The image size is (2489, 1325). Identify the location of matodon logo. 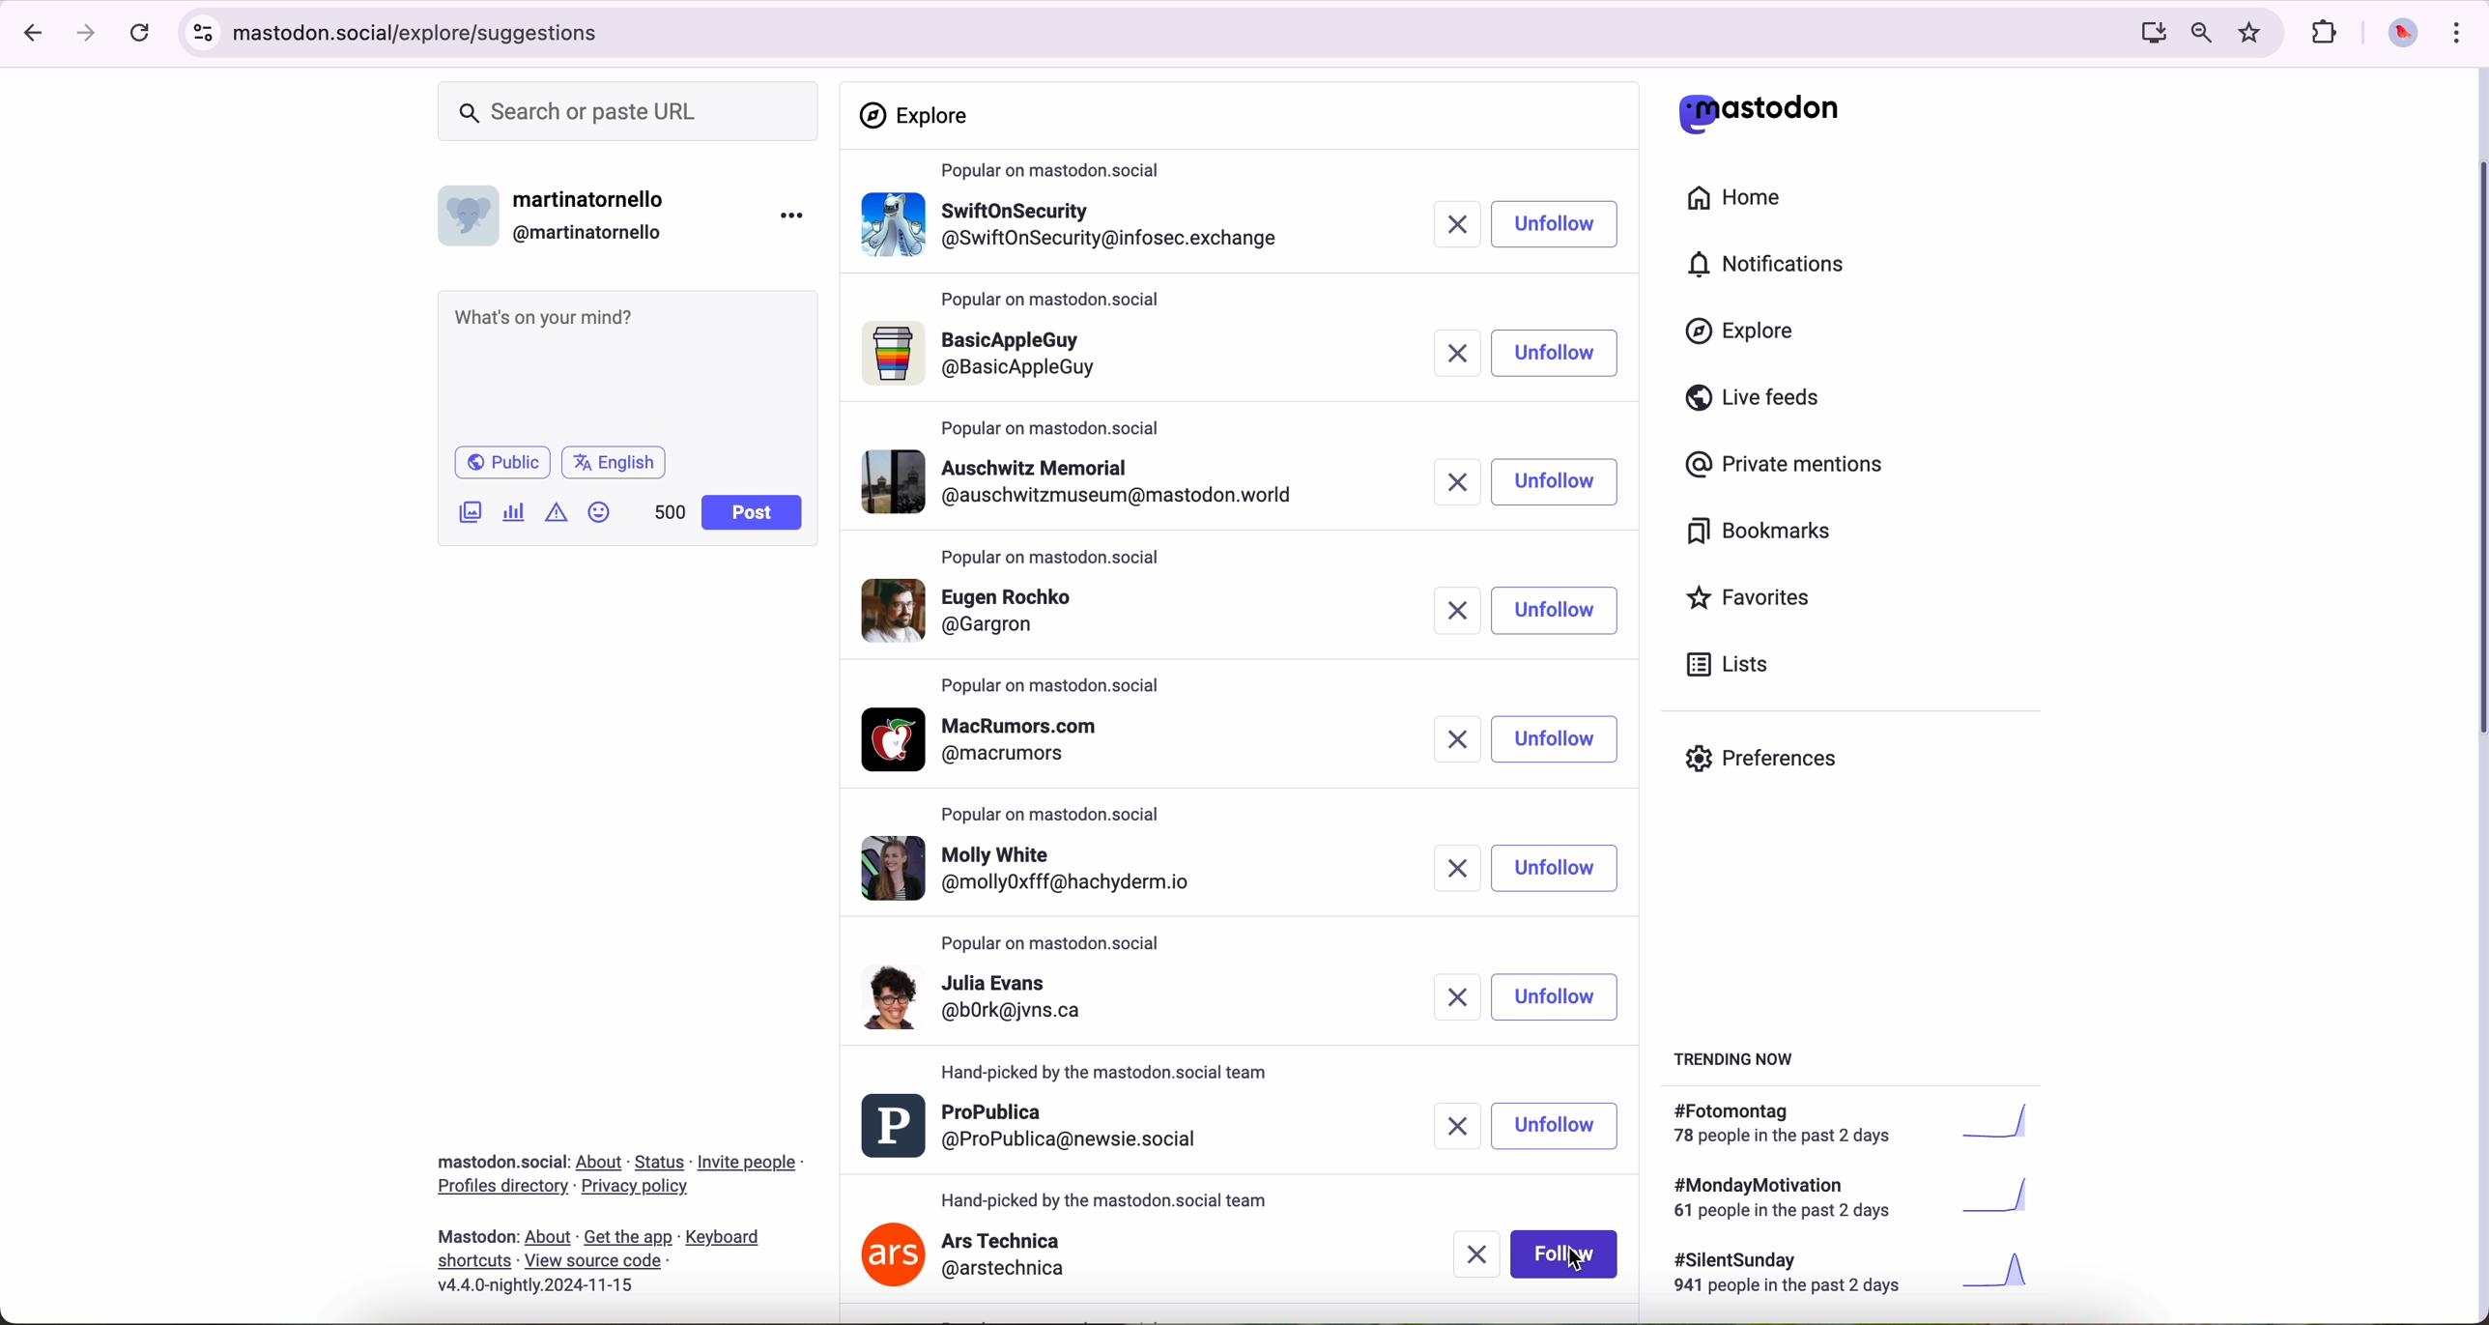
(1759, 113).